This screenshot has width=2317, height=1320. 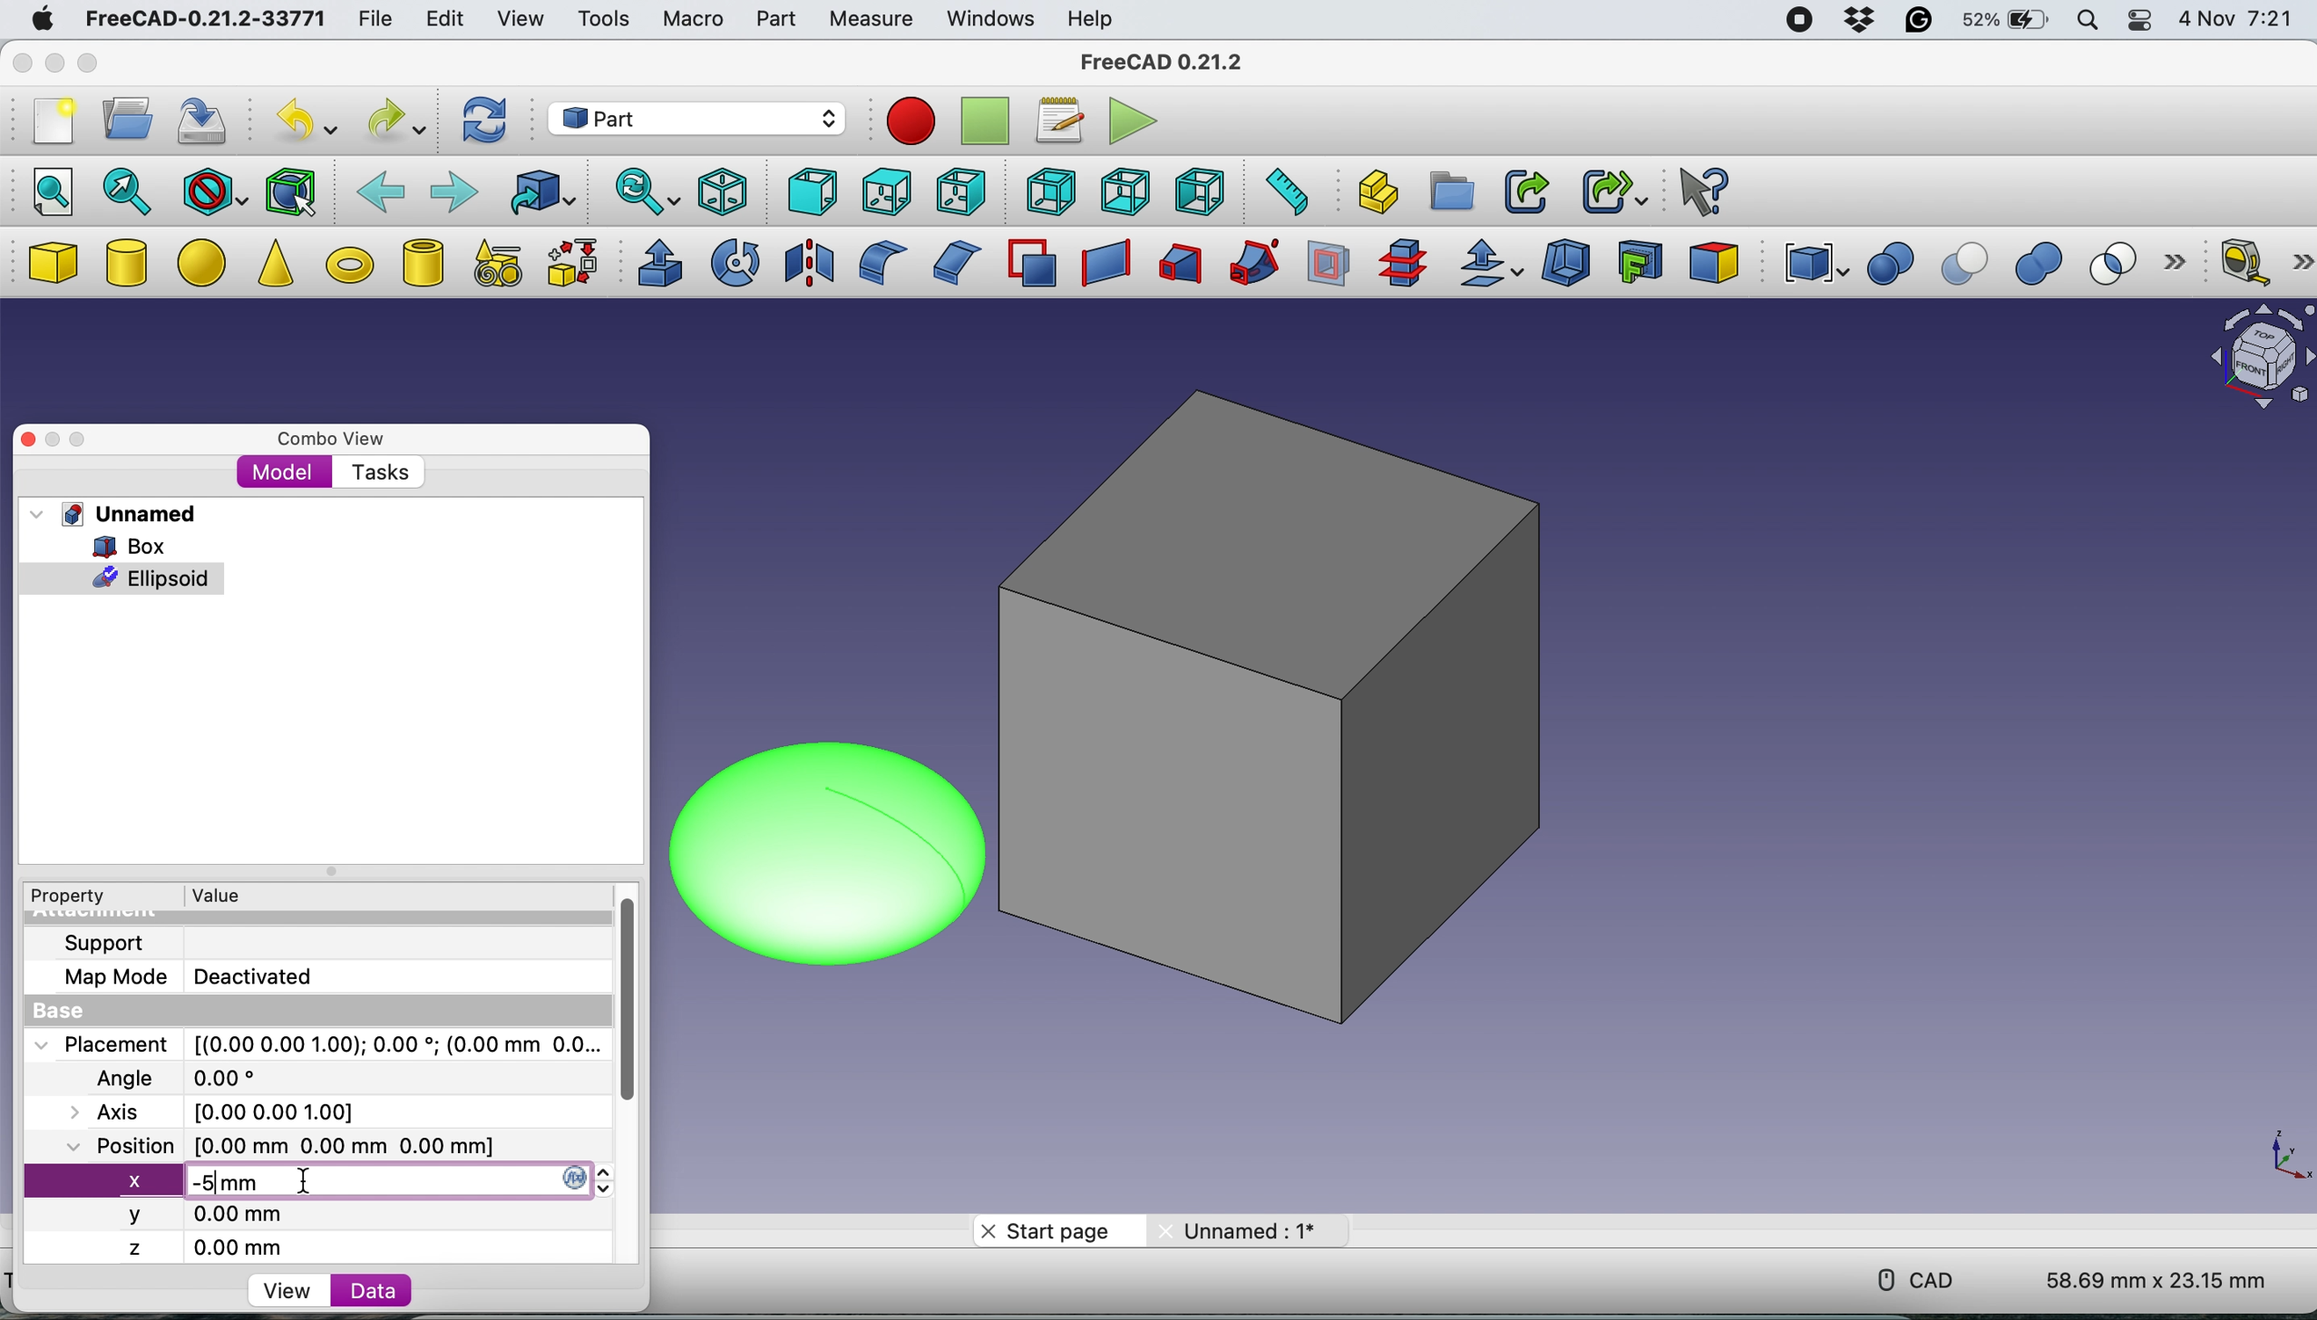 I want to click on fit selection, so click(x=128, y=190).